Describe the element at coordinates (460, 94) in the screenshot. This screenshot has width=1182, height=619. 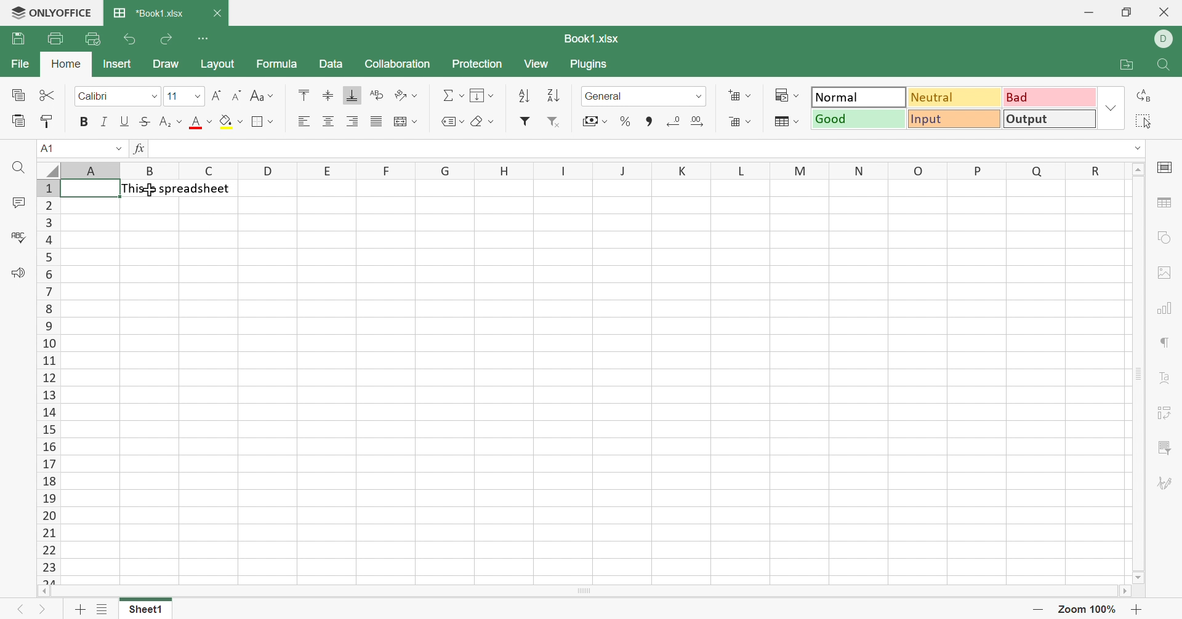
I see `Drop Down` at that location.